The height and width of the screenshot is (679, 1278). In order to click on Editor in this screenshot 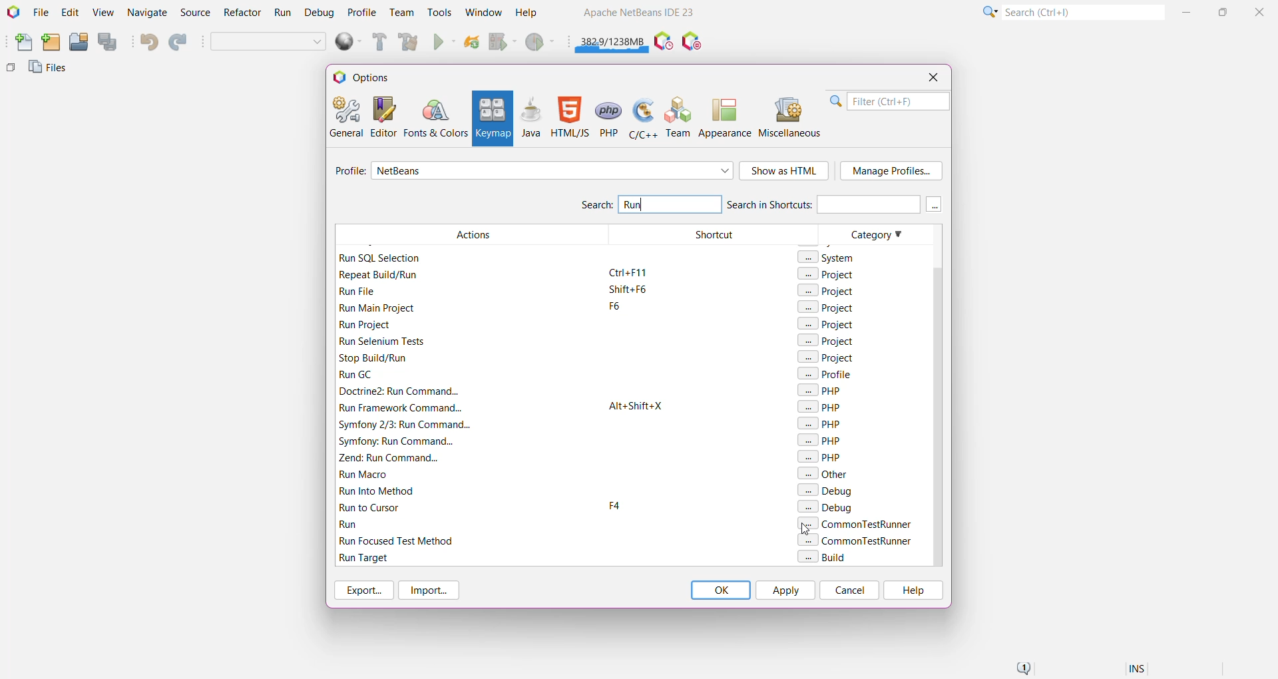, I will do `click(381, 116)`.